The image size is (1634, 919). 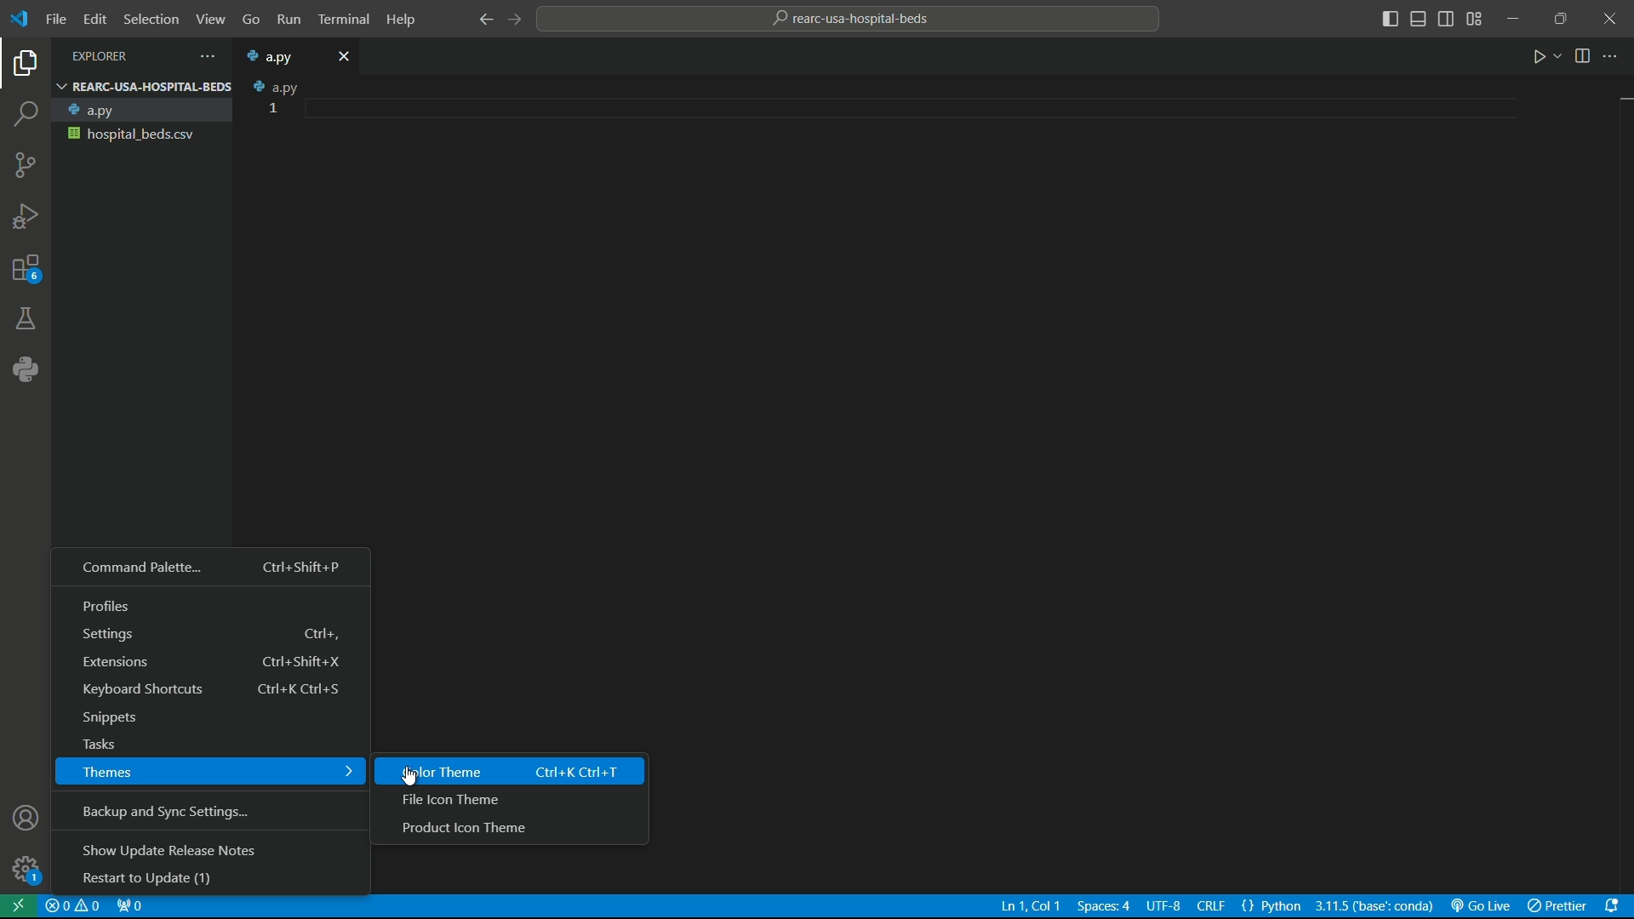 What do you see at coordinates (211, 772) in the screenshot?
I see `themes` at bounding box center [211, 772].